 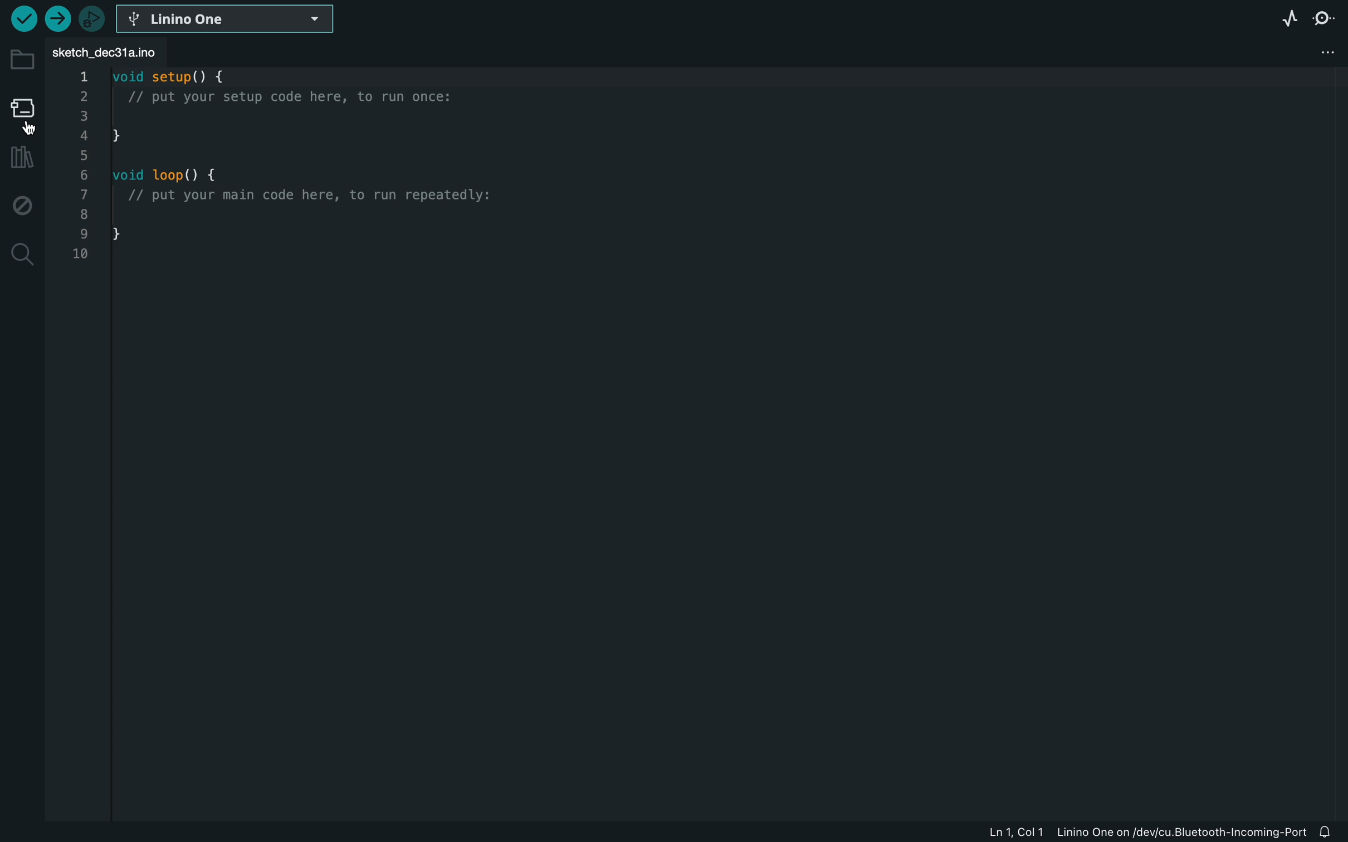 What do you see at coordinates (79, 77) in the screenshot?
I see `1` at bounding box center [79, 77].